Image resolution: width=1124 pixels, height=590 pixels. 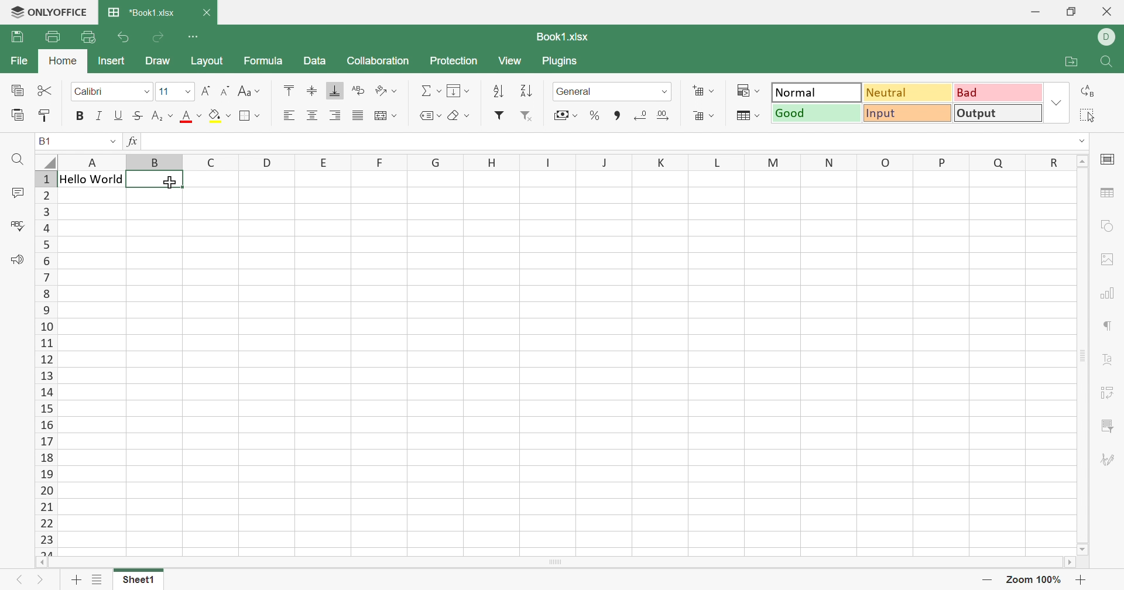 What do you see at coordinates (595, 115) in the screenshot?
I see `Percent style` at bounding box center [595, 115].